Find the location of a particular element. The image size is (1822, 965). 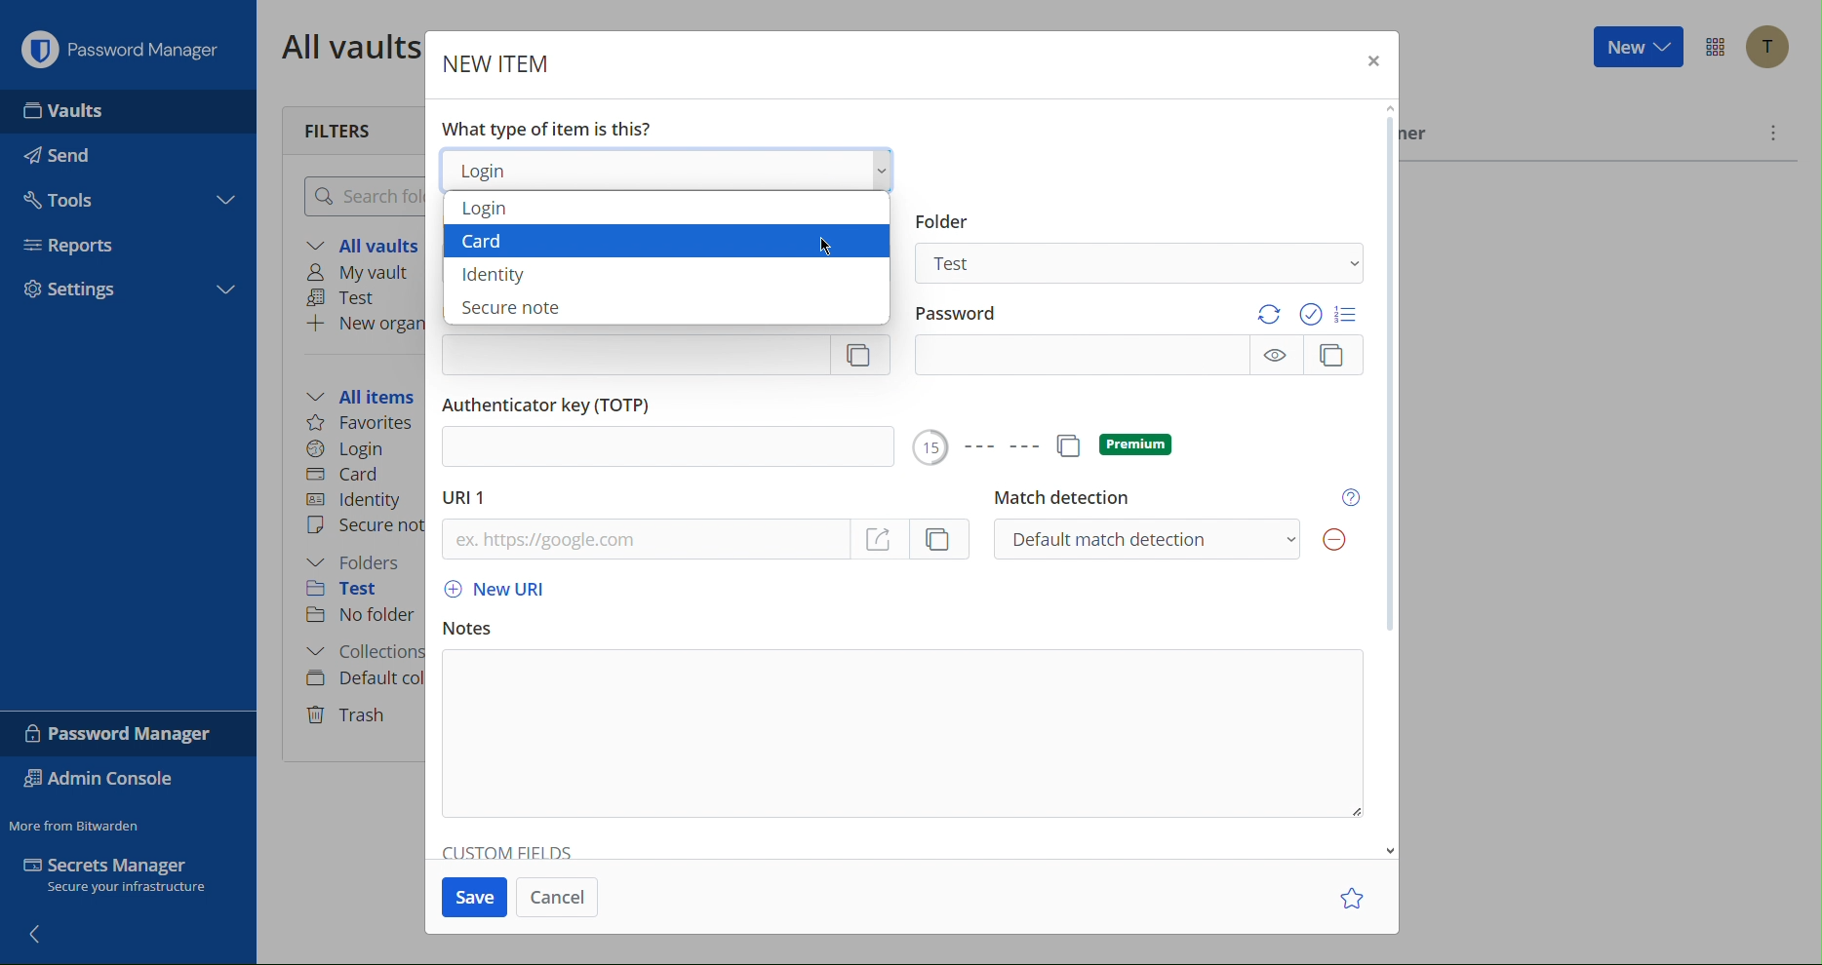

Password is located at coordinates (1148, 354).